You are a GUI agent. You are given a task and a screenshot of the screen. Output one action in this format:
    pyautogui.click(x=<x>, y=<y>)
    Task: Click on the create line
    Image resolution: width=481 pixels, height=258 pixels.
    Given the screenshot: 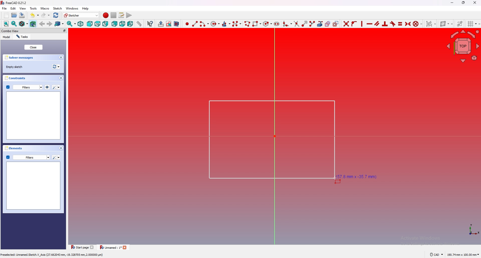 What is the action you would take?
    pyautogui.click(x=195, y=24)
    